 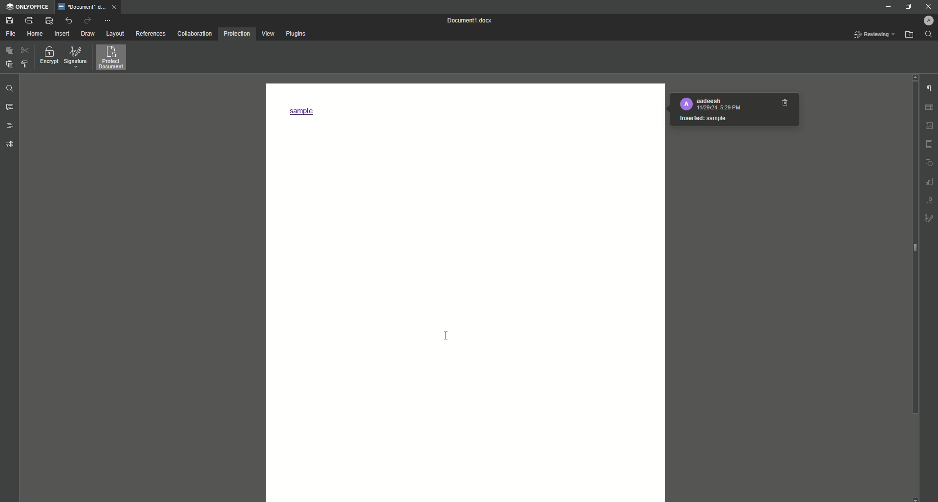 I want to click on Document1.docx, so click(x=81, y=7).